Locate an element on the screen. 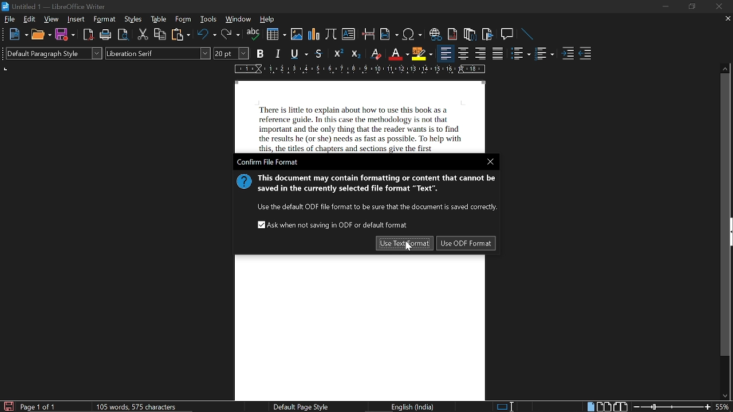 This screenshot has height=412, width=733. eraser is located at coordinates (375, 53).